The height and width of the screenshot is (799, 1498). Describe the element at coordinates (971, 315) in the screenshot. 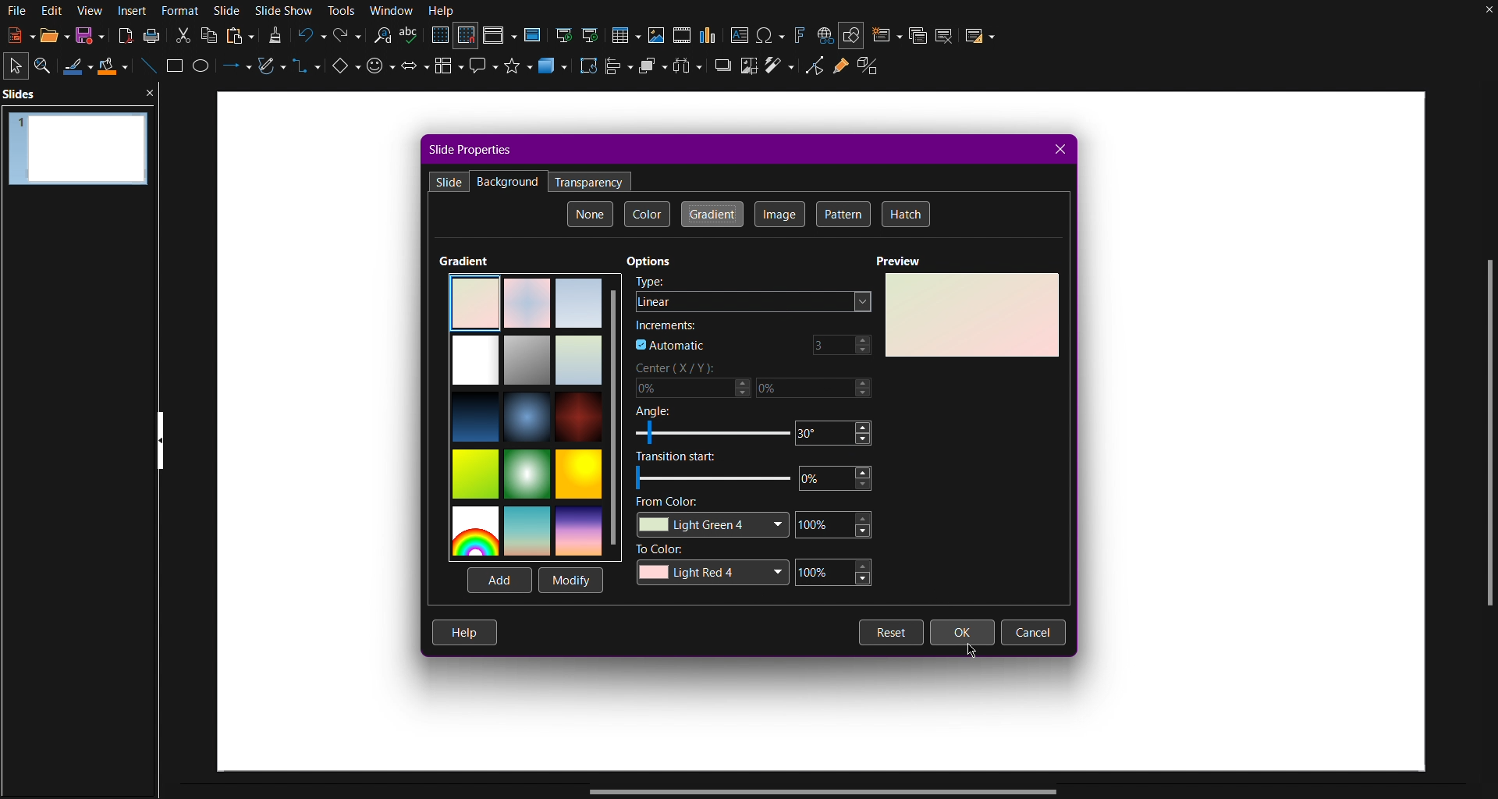

I see `Preview gradient` at that location.